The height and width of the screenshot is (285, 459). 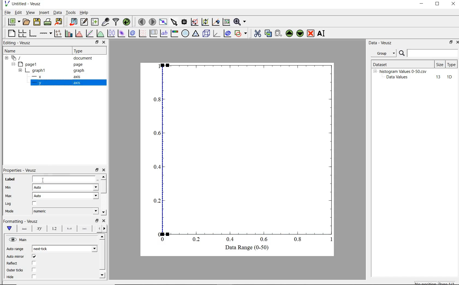 What do you see at coordinates (33, 33) in the screenshot?
I see `base graph` at bounding box center [33, 33].